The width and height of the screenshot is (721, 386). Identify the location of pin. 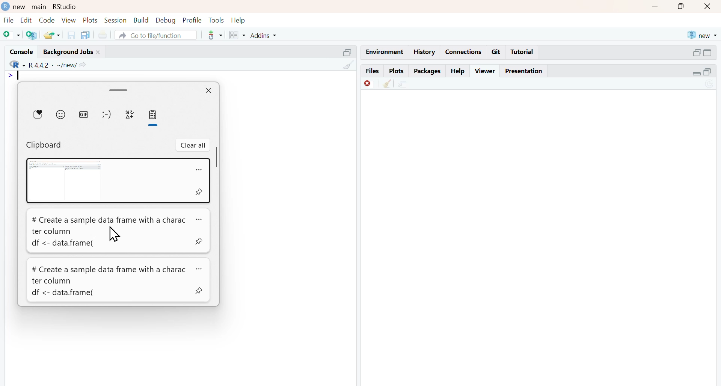
(199, 193).